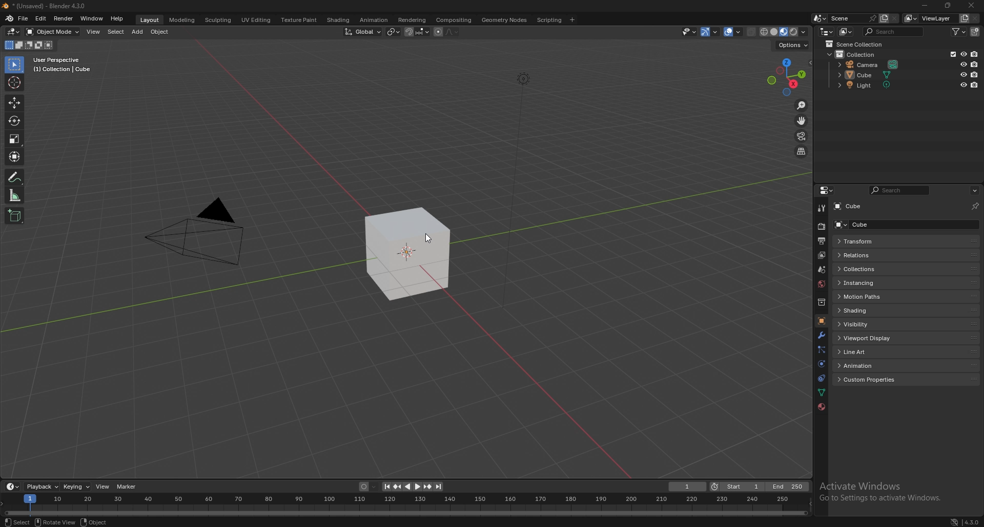  Describe the element at coordinates (869, 365) in the screenshot. I see `animation` at that location.